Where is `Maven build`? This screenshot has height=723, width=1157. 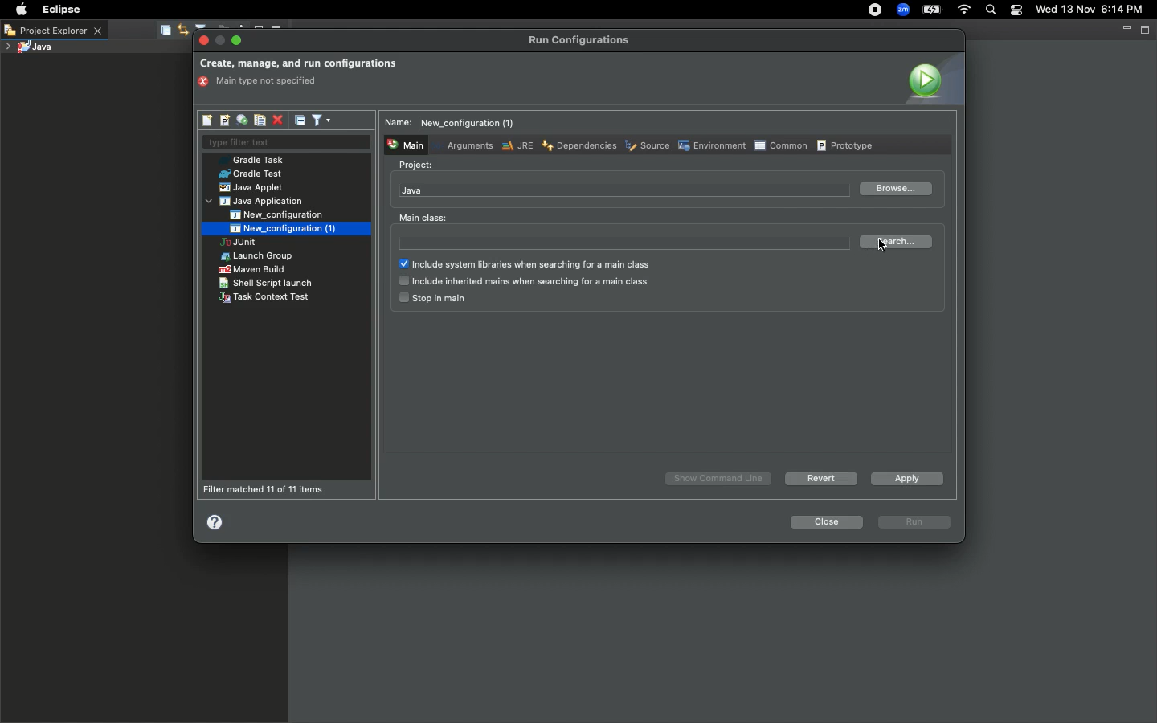
Maven build is located at coordinates (251, 269).